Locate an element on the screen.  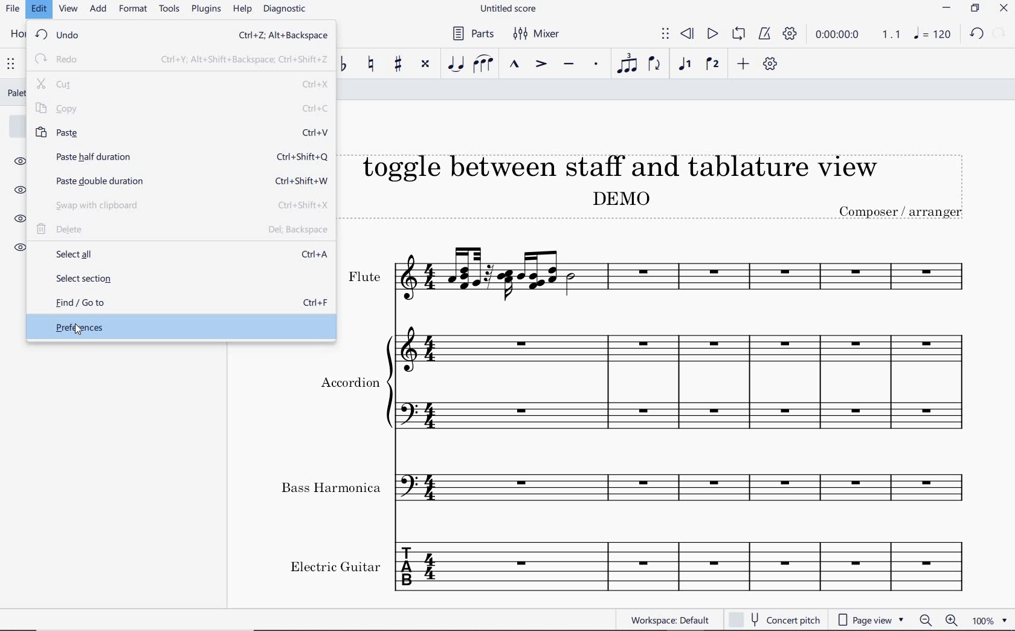
workspace: default is located at coordinates (671, 620).